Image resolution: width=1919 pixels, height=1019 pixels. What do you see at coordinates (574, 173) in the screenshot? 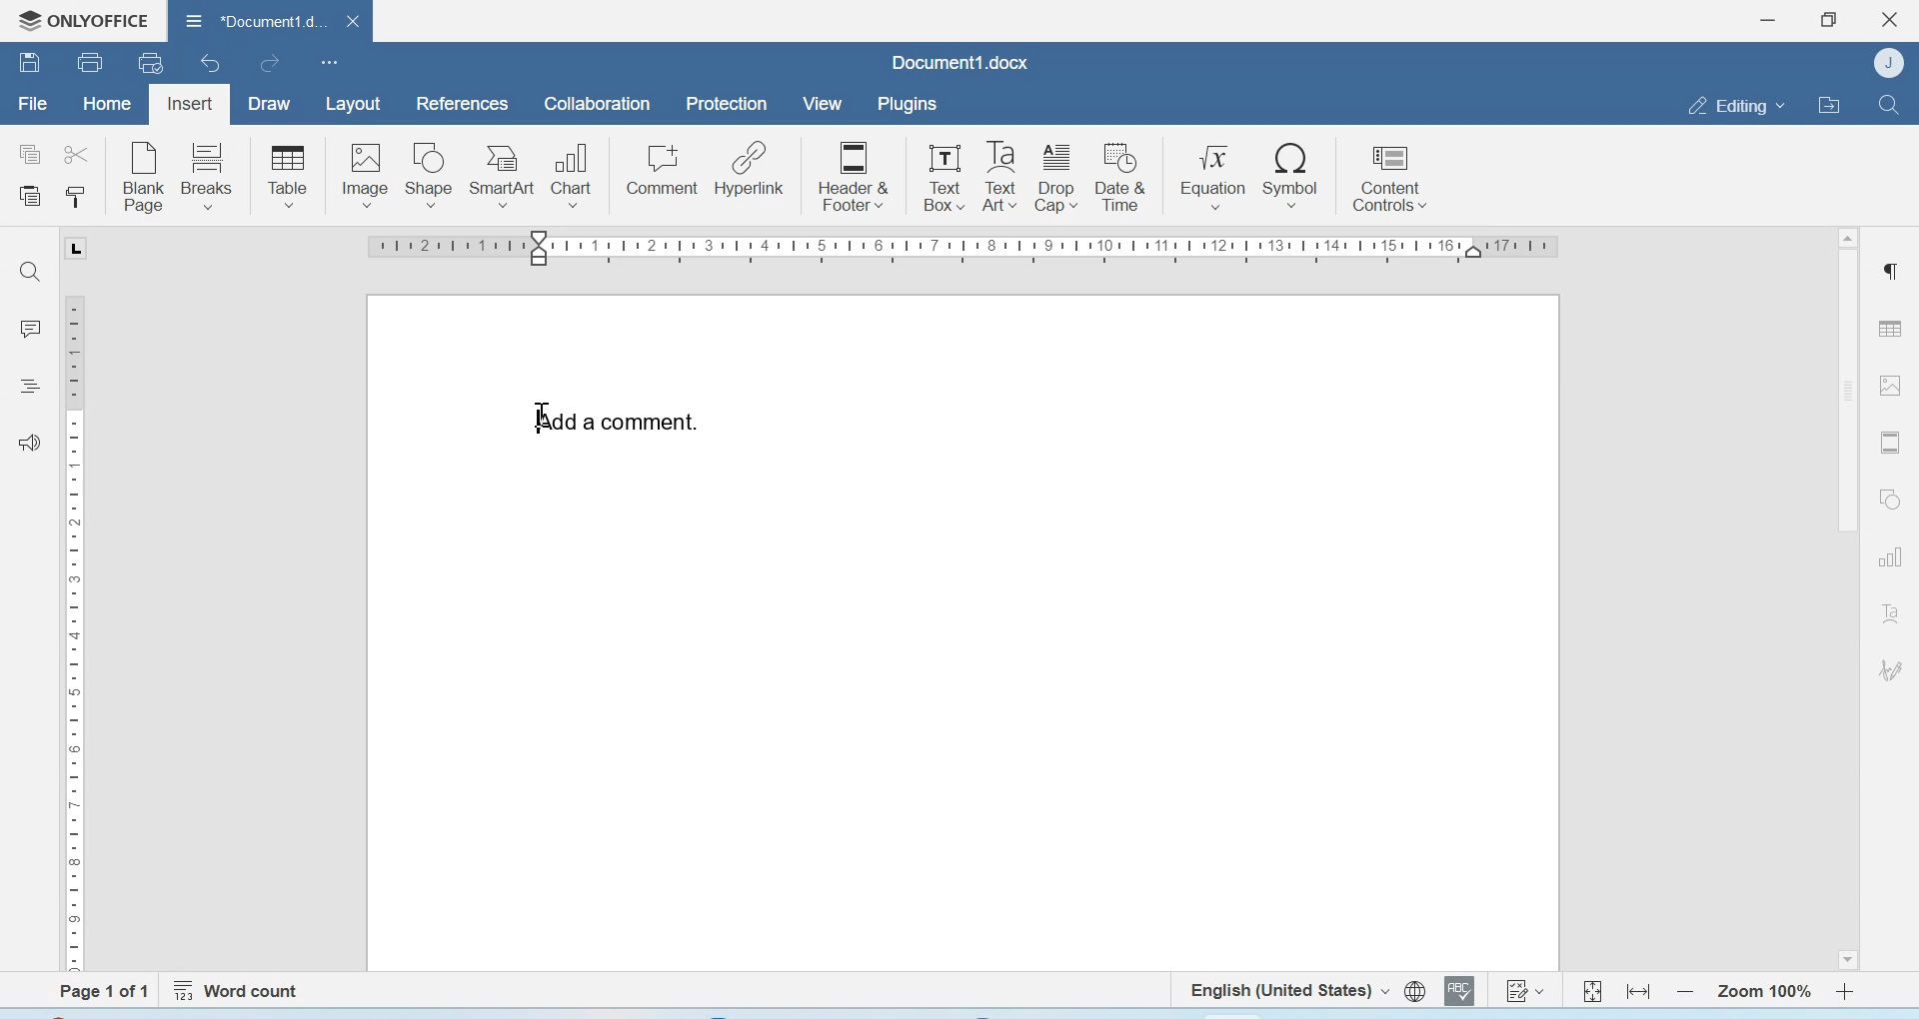
I see `Chart` at bounding box center [574, 173].